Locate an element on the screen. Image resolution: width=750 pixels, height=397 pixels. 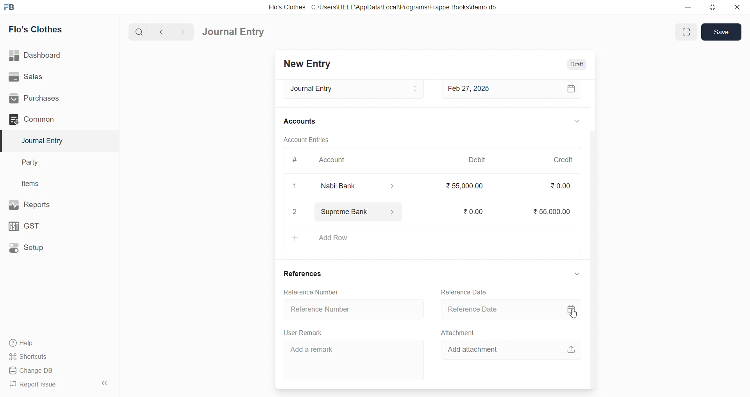
+ Add Row is located at coordinates (431, 238).